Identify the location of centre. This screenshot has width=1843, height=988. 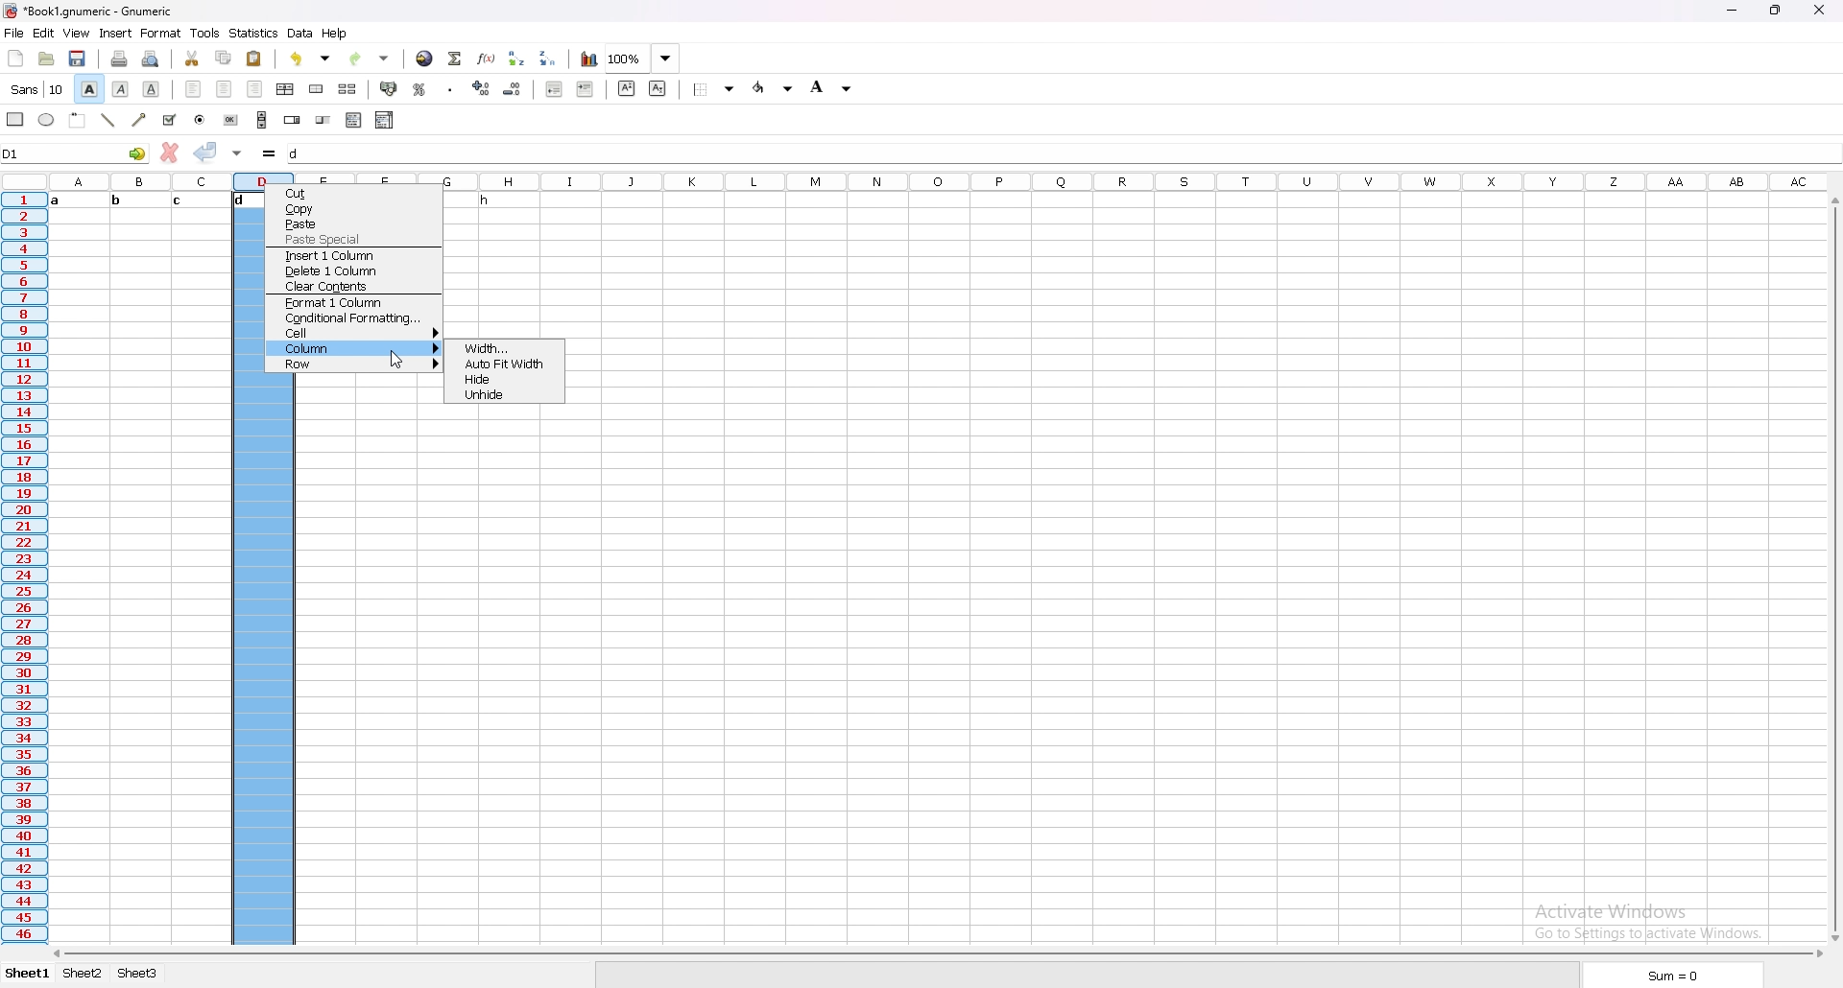
(225, 88).